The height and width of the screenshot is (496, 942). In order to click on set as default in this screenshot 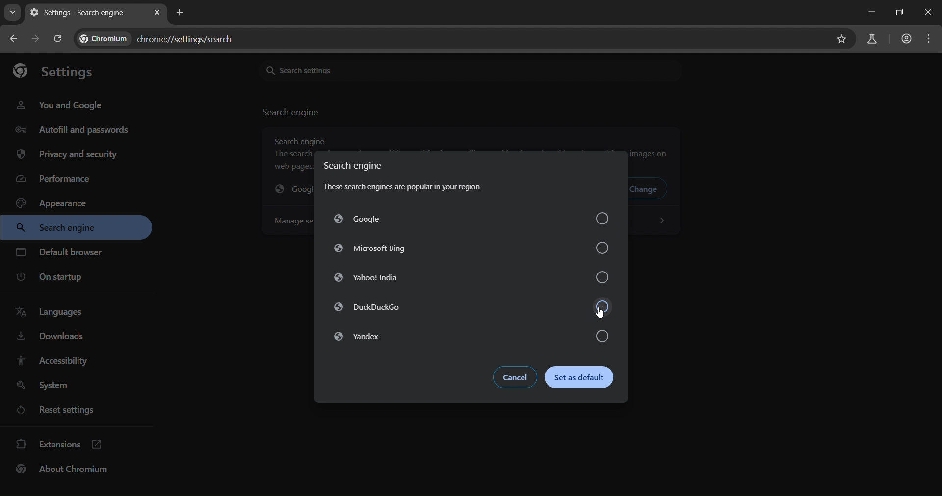, I will do `click(584, 378)`.